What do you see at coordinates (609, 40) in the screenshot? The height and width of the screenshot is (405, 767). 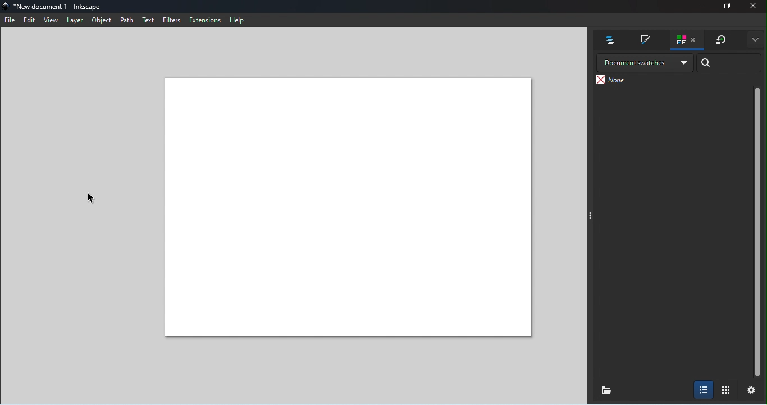 I see `Layers and objects` at bounding box center [609, 40].